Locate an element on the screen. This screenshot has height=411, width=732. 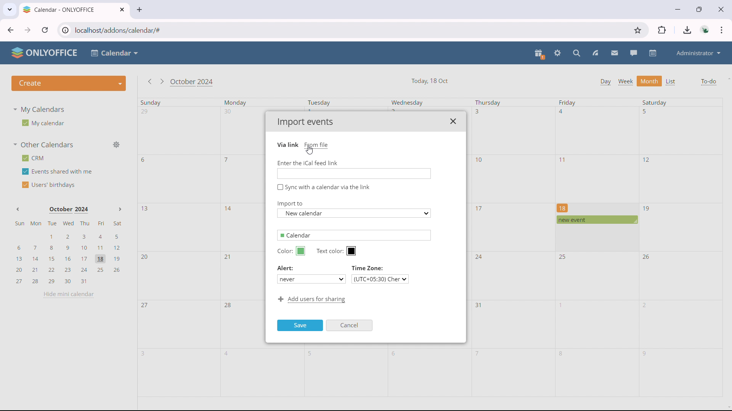
Calendar is located at coordinates (294, 235).